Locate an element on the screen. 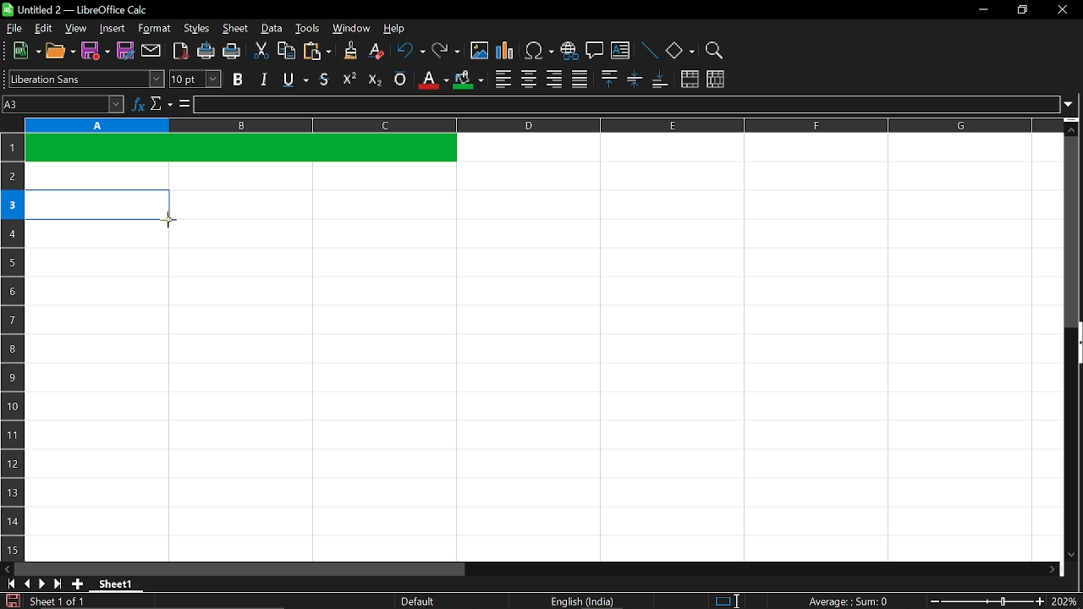  strikethrough is located at coordinates (325, 78).